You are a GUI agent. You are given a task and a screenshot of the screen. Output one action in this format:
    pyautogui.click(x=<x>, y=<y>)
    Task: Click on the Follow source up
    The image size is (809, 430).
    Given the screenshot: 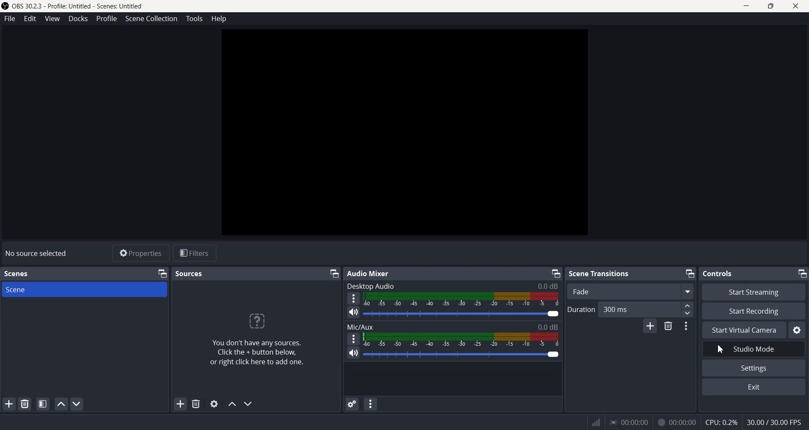 What is the action you would take?
    pyautogui.click(x=232, y=404)
    